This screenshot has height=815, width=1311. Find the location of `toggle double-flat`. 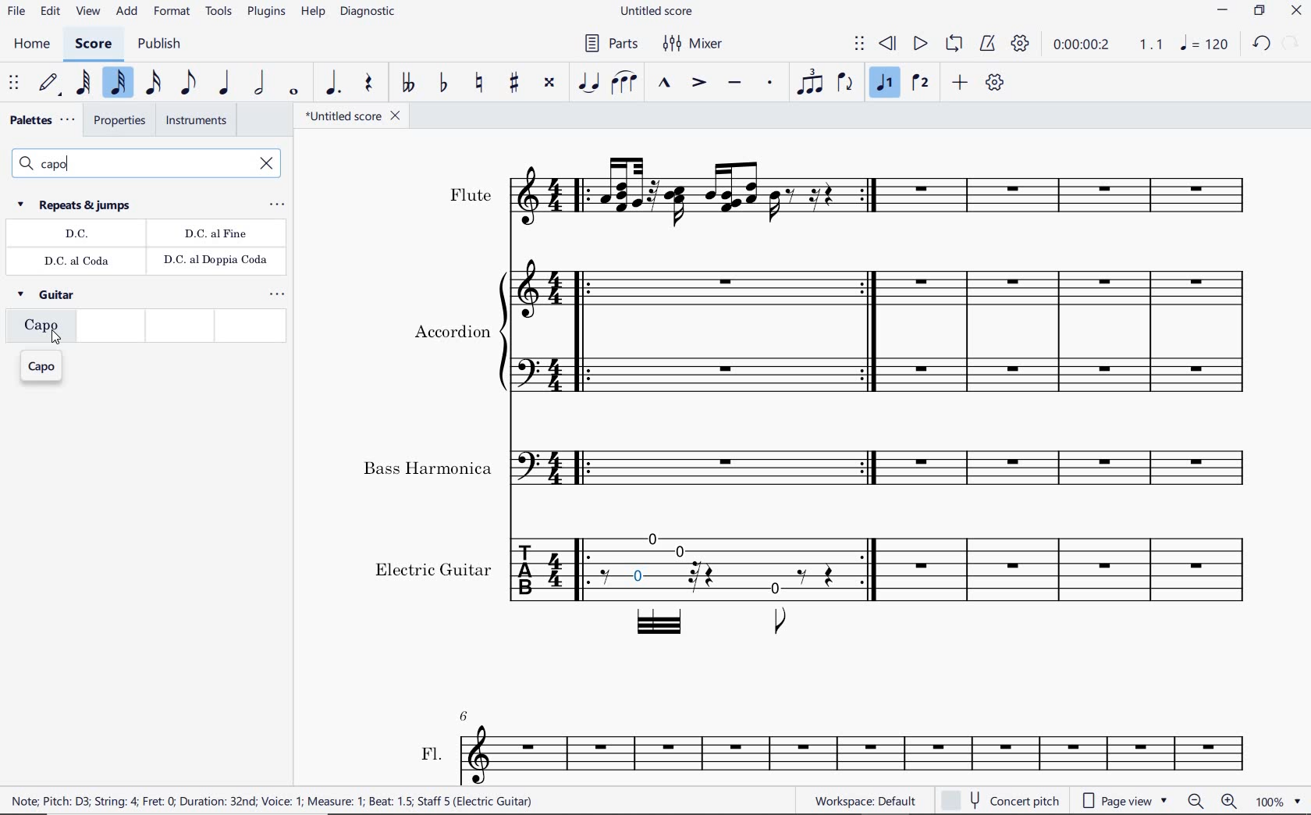

toggle double-flat is located at coordinates (406, 84).